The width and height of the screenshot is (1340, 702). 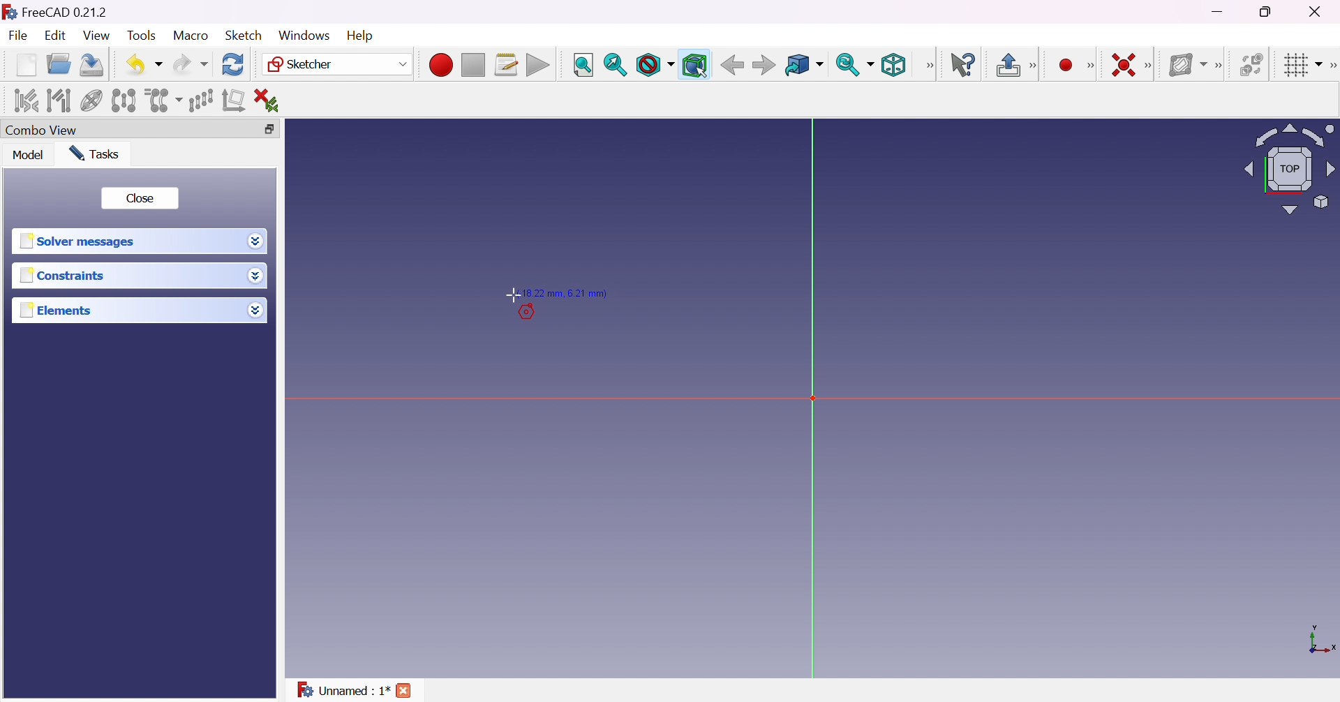 What do you see at coordinates (765, 64) in the screenshot?
I see `Forward` at bounding box center [765, 64].